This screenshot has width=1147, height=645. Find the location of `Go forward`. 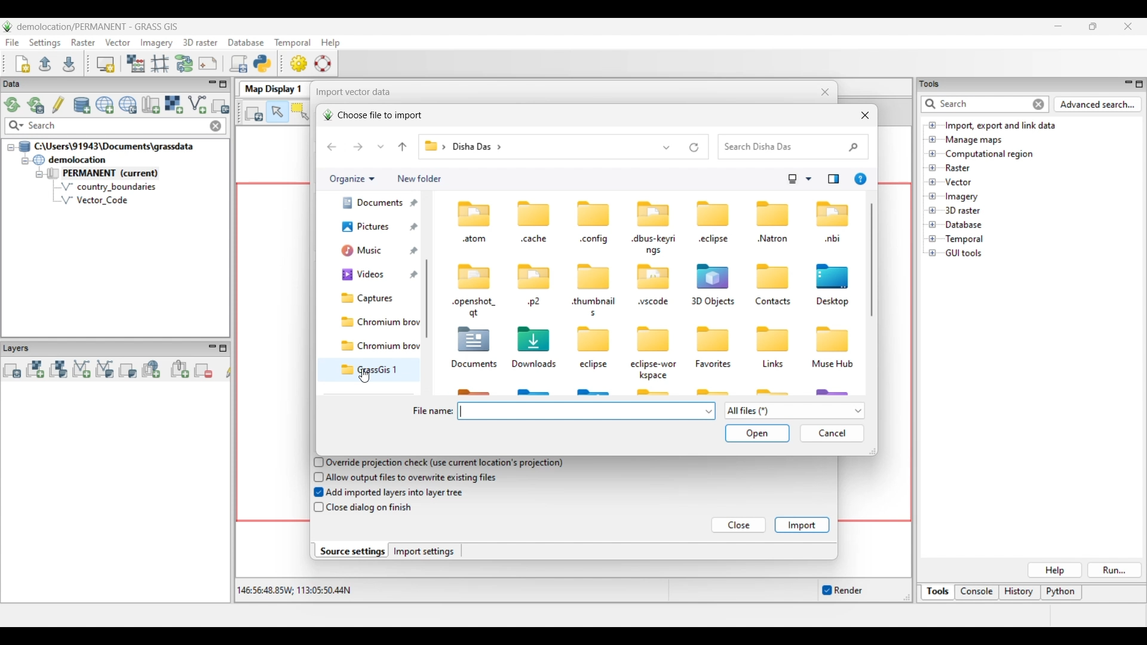

Go forward is located at coordinates (358, 146).